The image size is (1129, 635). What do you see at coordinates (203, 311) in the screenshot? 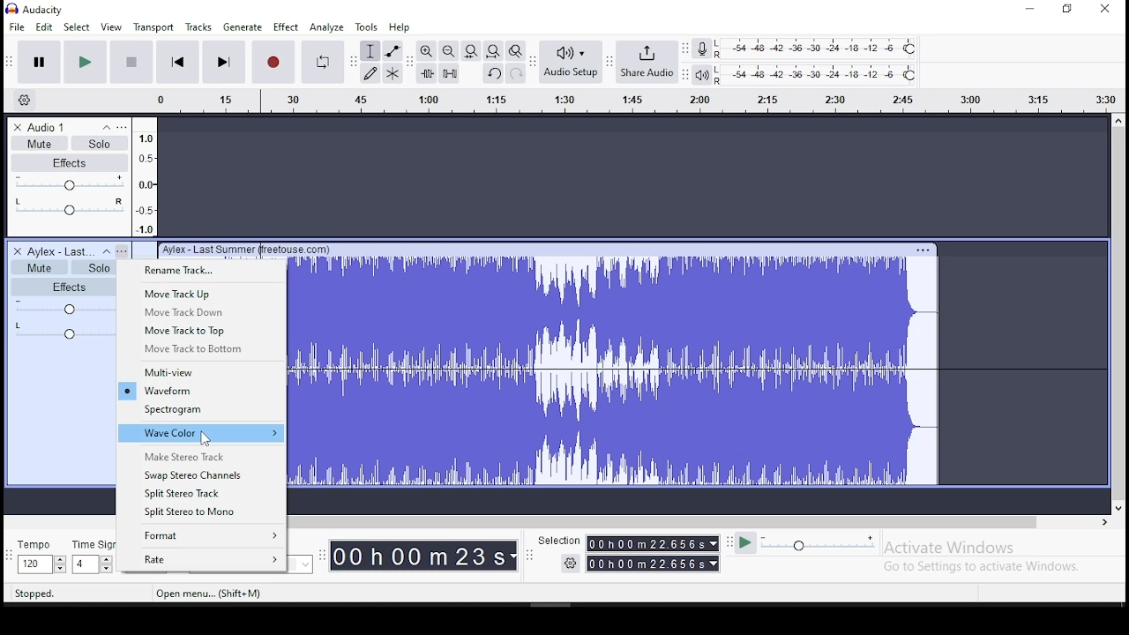
I see `move track down` at bounding box center [203, 311].